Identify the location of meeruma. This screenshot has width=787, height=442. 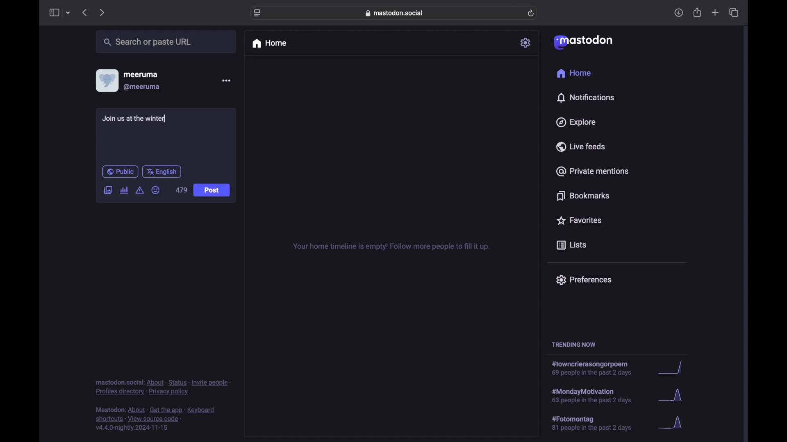
(141, 74).